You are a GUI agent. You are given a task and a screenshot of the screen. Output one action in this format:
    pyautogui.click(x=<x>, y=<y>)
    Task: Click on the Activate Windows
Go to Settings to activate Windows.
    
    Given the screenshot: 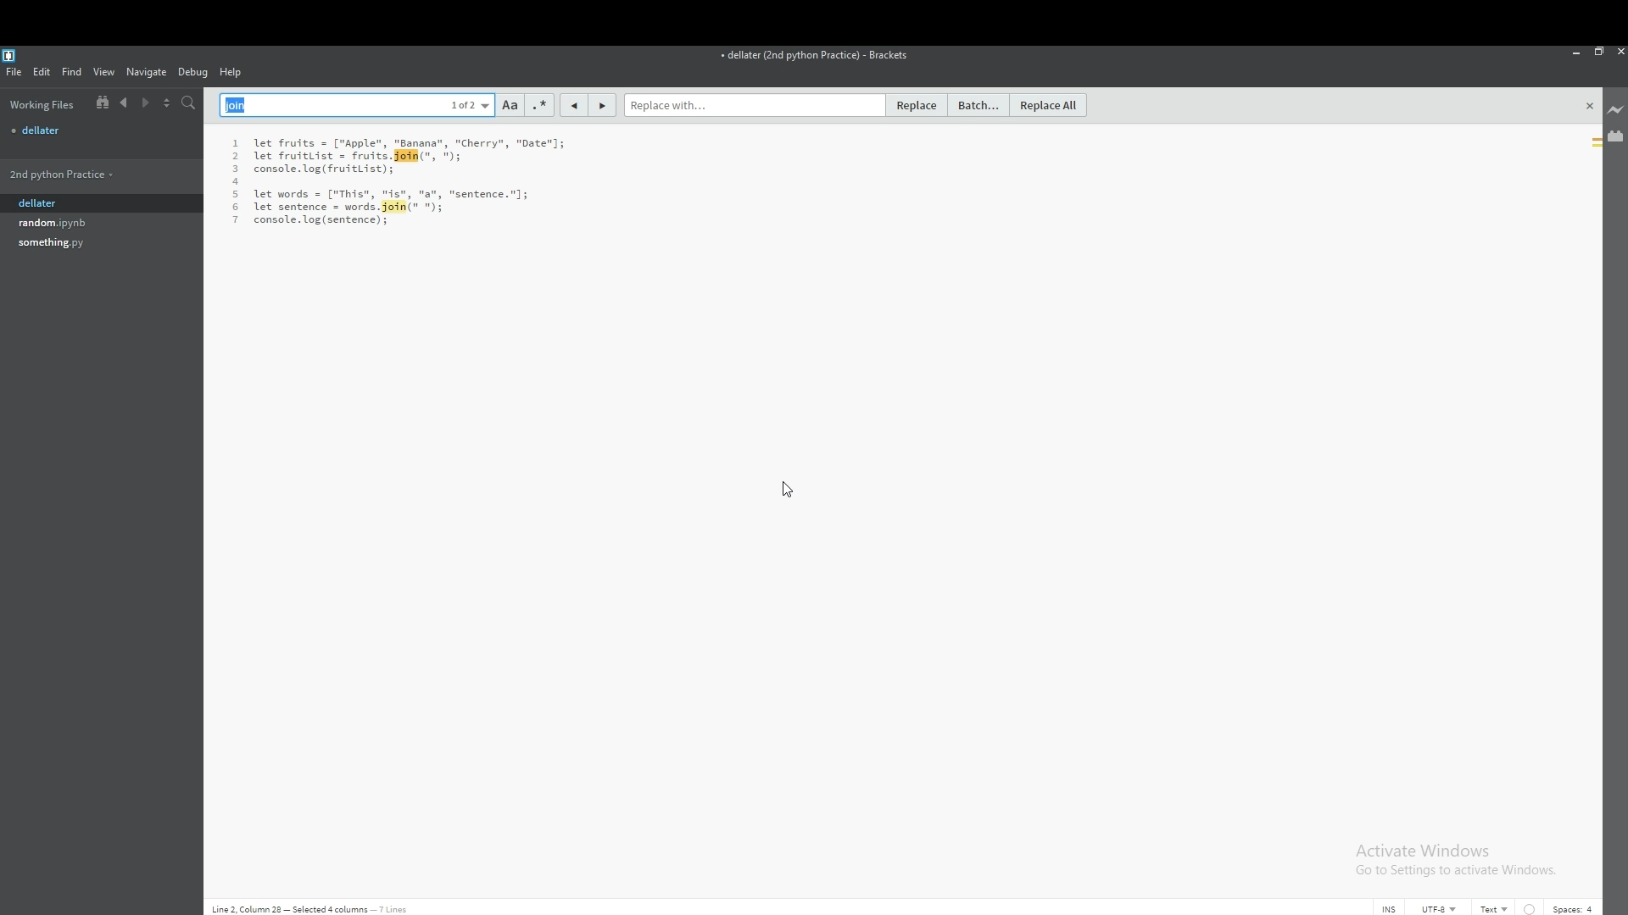 What is the action you would take?
    pyautogui.click(x=1458, y=860)
    